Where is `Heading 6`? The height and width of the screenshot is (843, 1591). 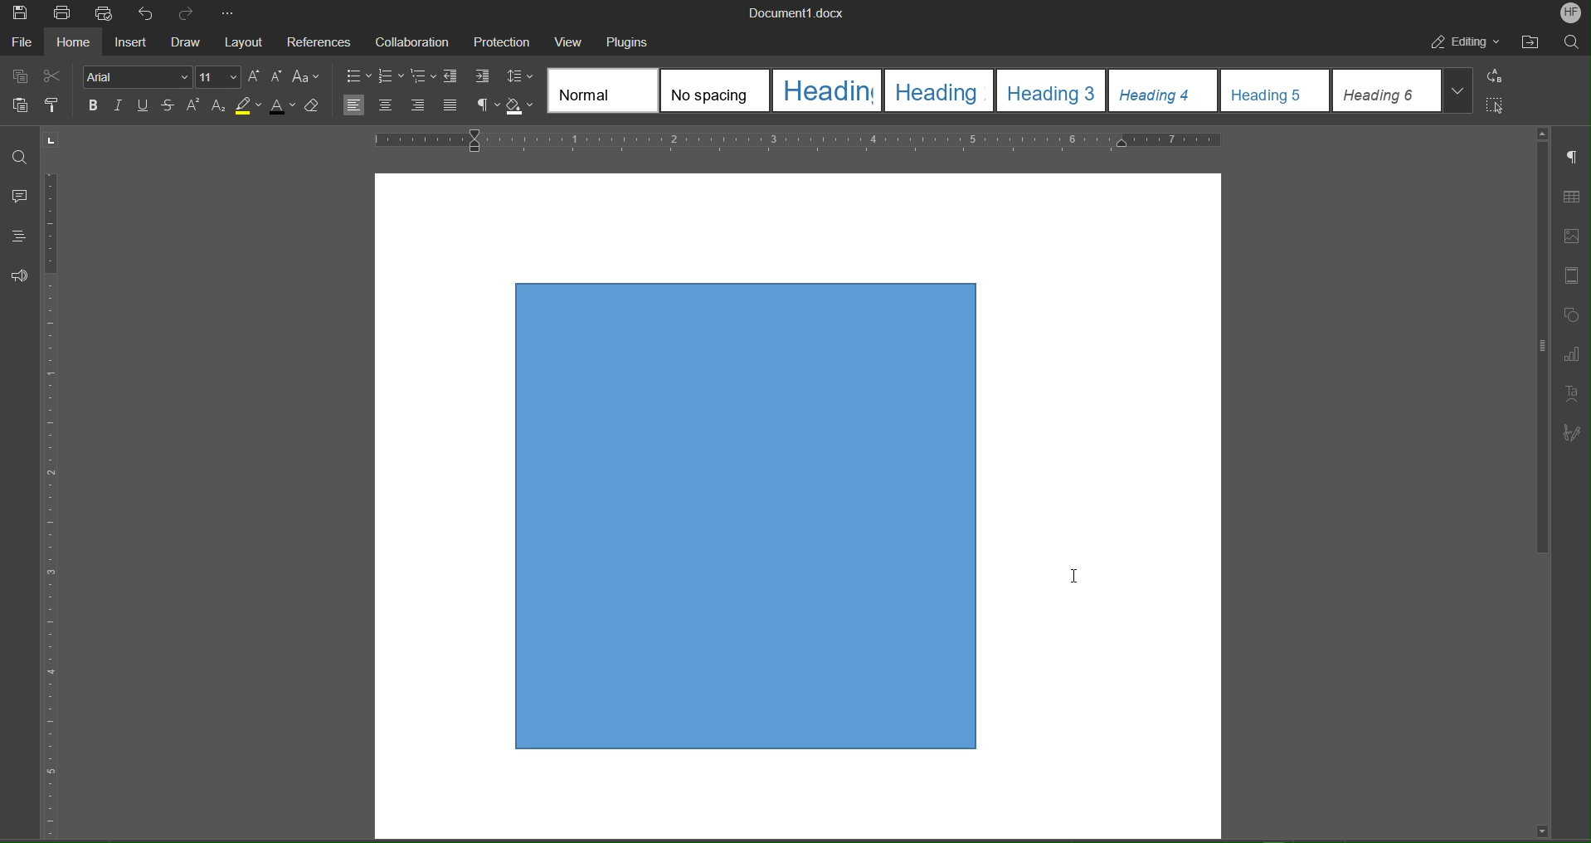
Heading 6 is located at coordinates (1387, 91).